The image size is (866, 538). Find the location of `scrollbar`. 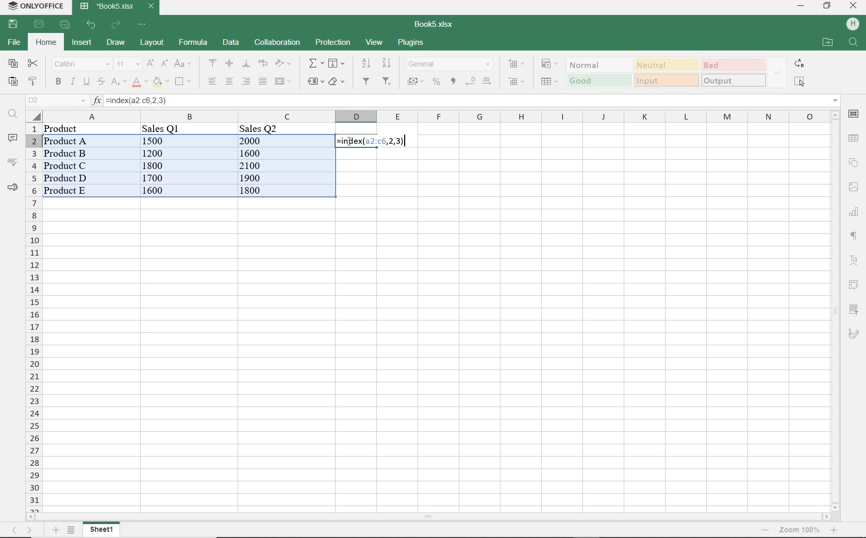

scrollbar is located at coordinates (835, 311).